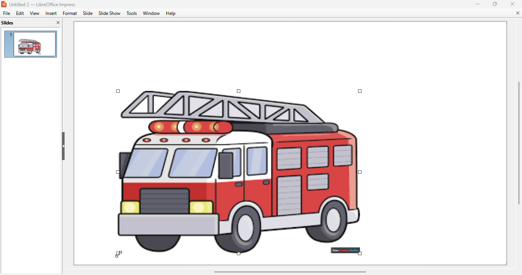  I want to click on corner handles, so click(118, 172).